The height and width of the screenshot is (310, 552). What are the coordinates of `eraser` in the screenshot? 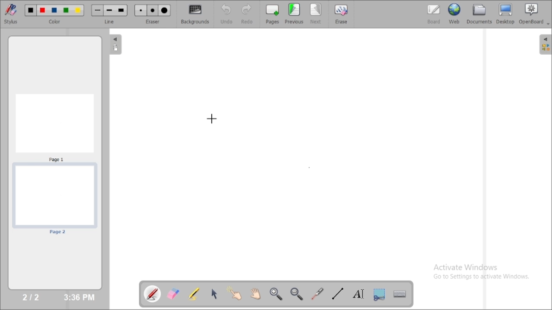 It's located at (153, 22).